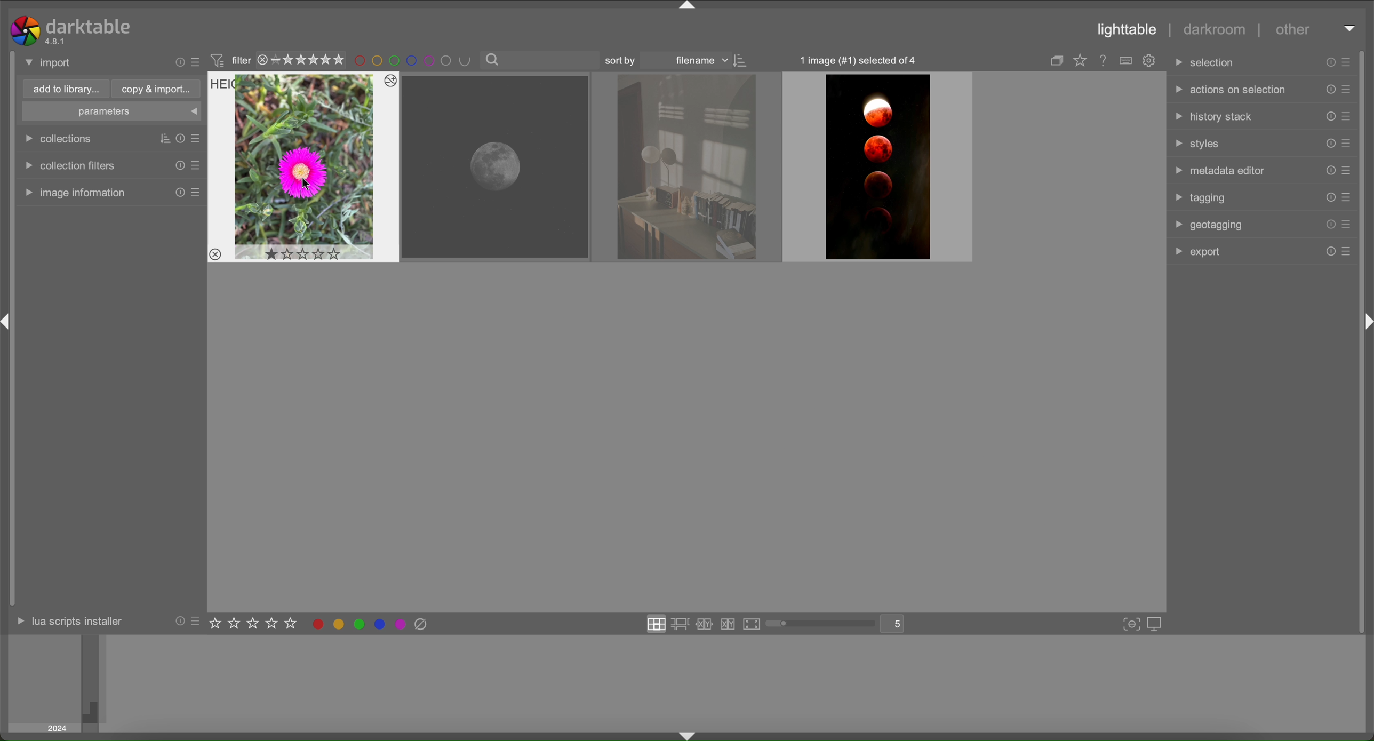 The image size is (1374, 741). I want to click on cullying layout in dinamic mode, so click(728, 624).